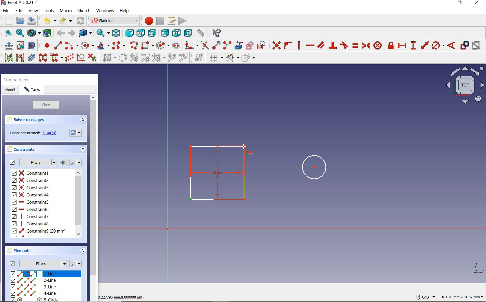 This screenshot has width=486, height=302. Describe the element at coordinates (311, 45) in the screenshot. I see `constrain horizontally` at that location.